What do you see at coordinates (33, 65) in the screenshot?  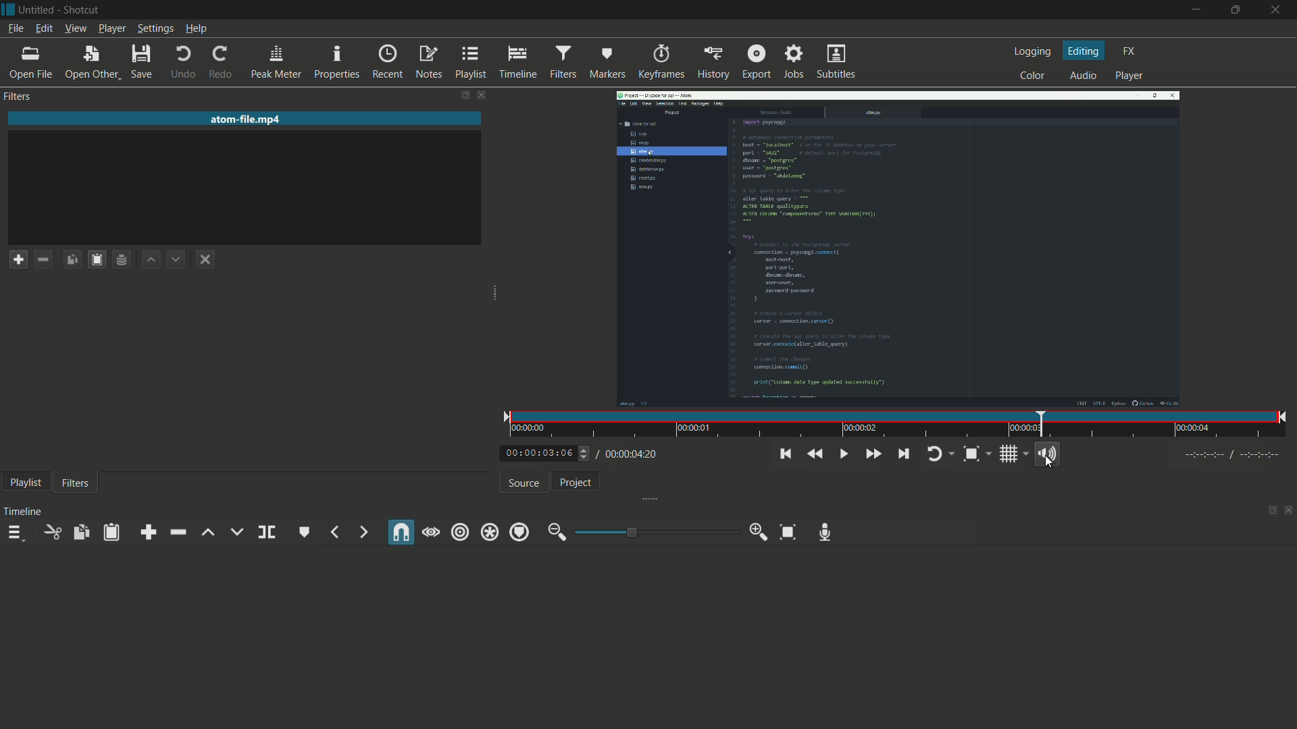 I see `open file` at bounding box center [33, 65].